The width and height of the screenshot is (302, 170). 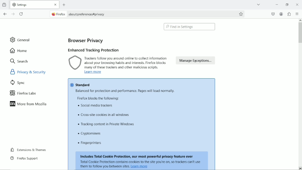 I want to click on text, so click(x=91, y=143).